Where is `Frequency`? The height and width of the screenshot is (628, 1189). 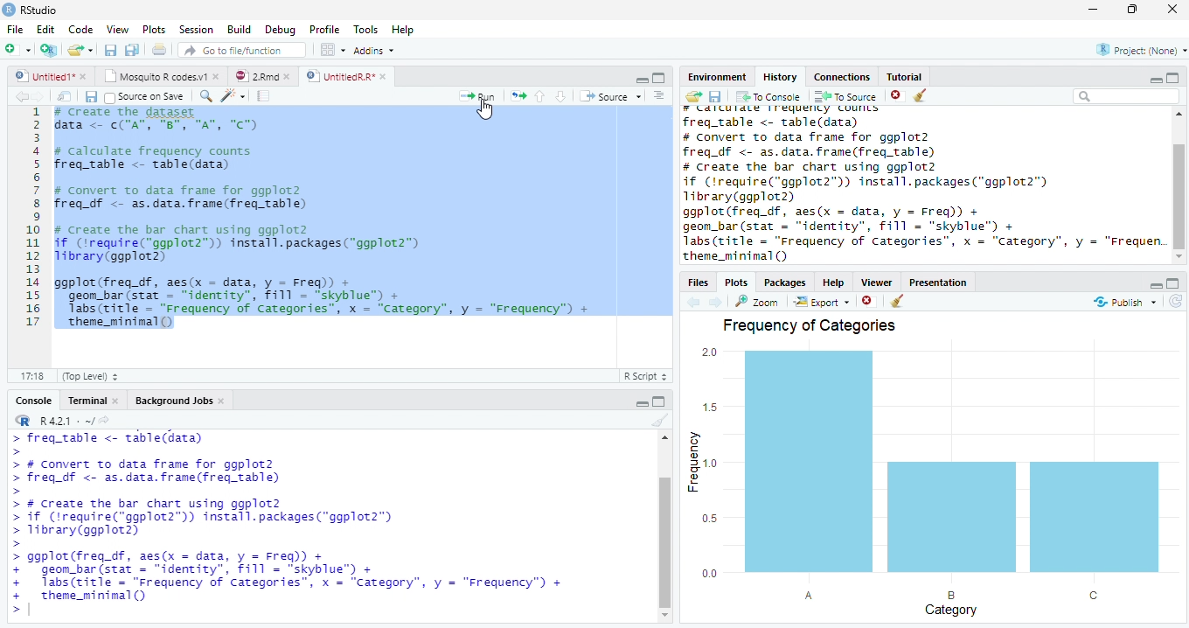
Frequency is located at coordinates (704, 462).